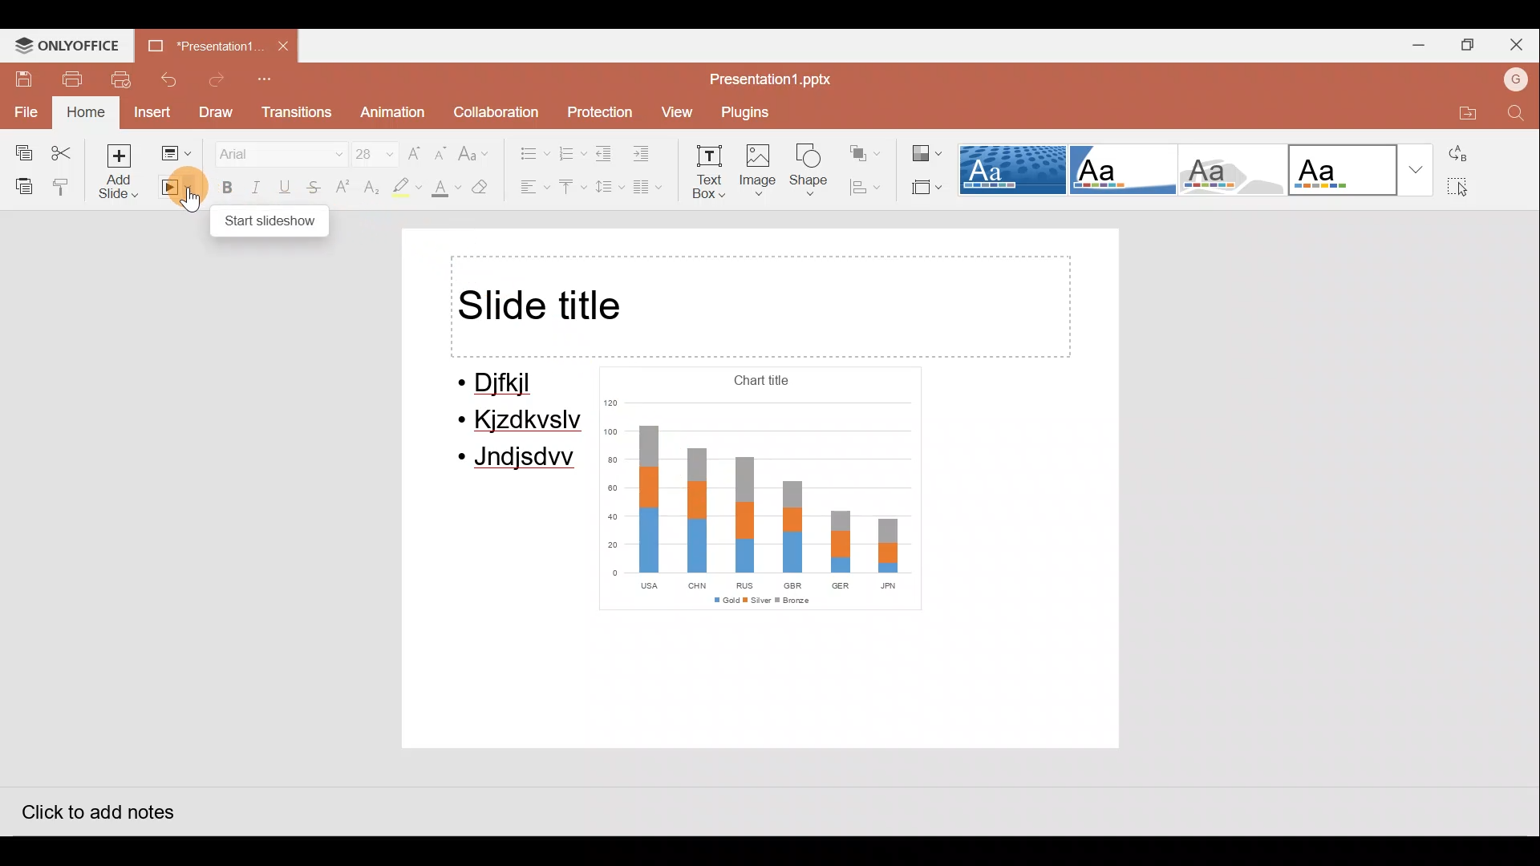  I want to click on Arrange shape, so click(861, 152).